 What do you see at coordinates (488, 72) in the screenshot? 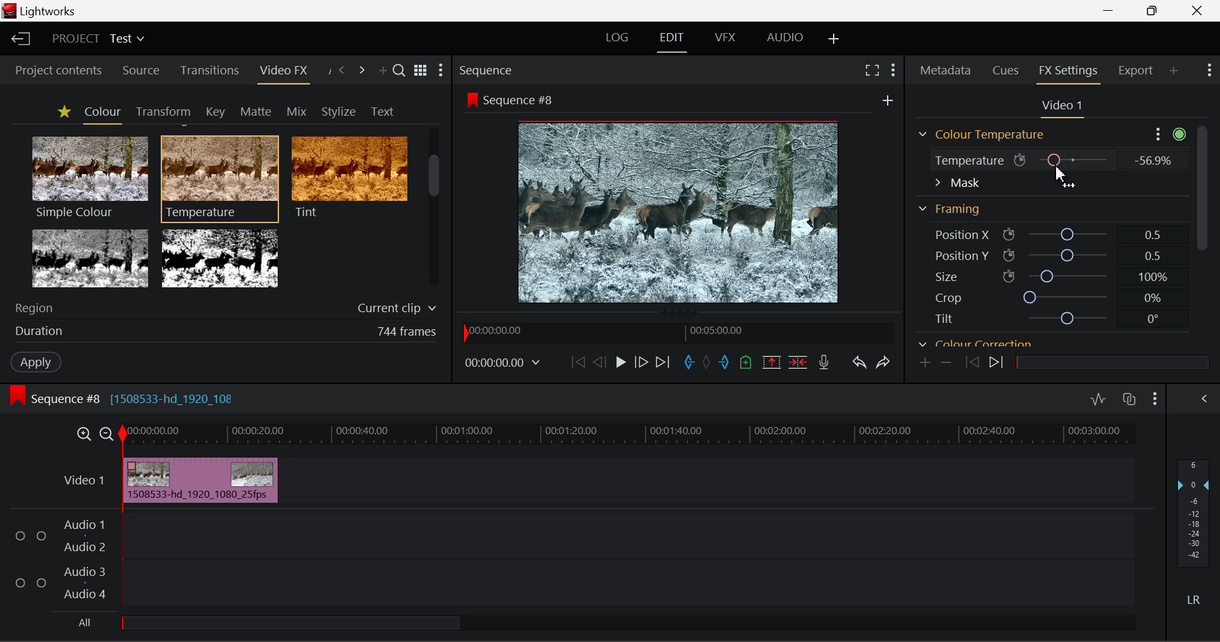
I see `Sequence Preview Section` at bounding box center [488, 72].